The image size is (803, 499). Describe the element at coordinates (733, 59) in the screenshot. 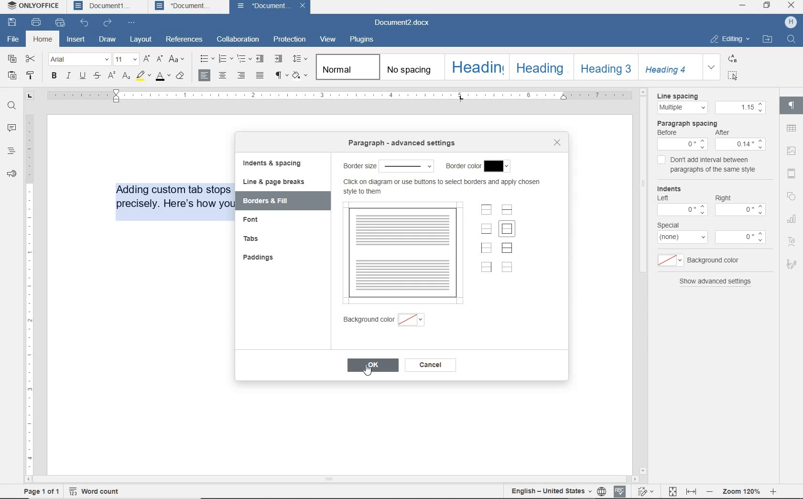

I see `replace` at that location.